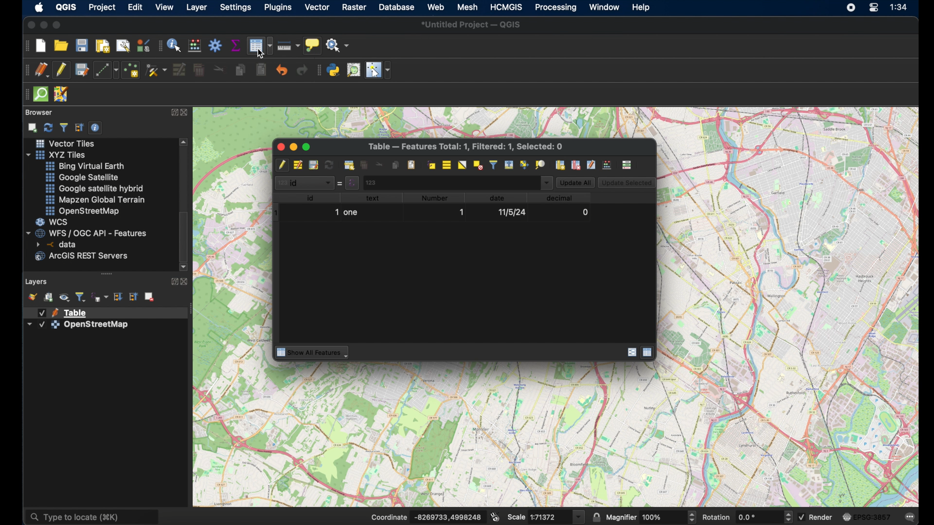 The image size is (934, 525). What do you see at coordinates (102, 8) in the screenshot?
I see `project` at bounding box center [102, 8].